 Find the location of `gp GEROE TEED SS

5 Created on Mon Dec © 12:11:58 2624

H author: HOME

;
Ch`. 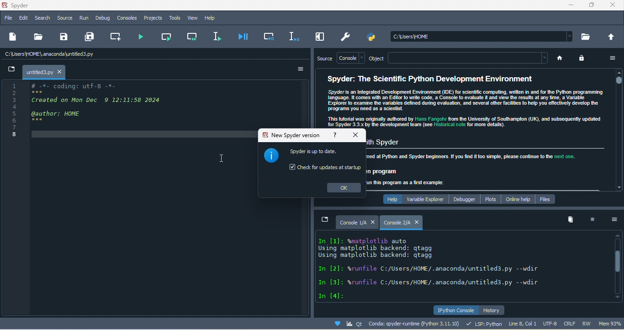

gp GEROE TEED SS

5 Created on Mon Dec © 12:11:58 2624

H author: HOME

;
Ch is located at coordinates (107, 113).